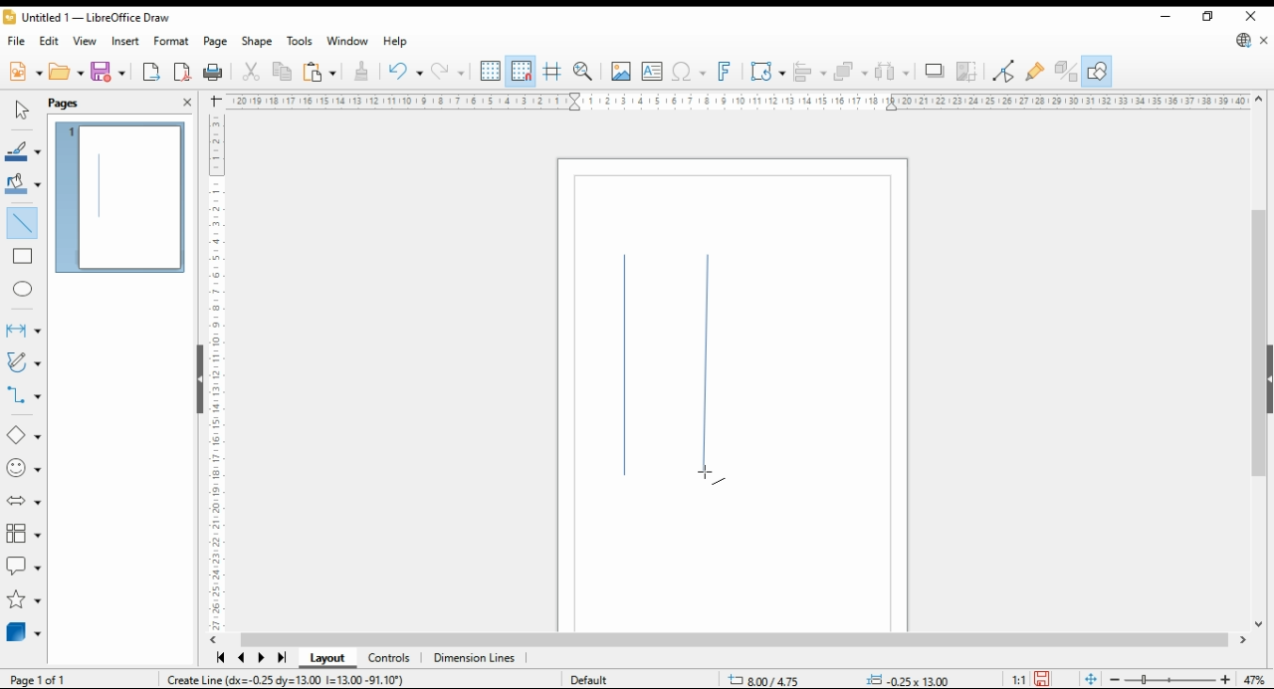  I want to click on controls, so click(391, 660).